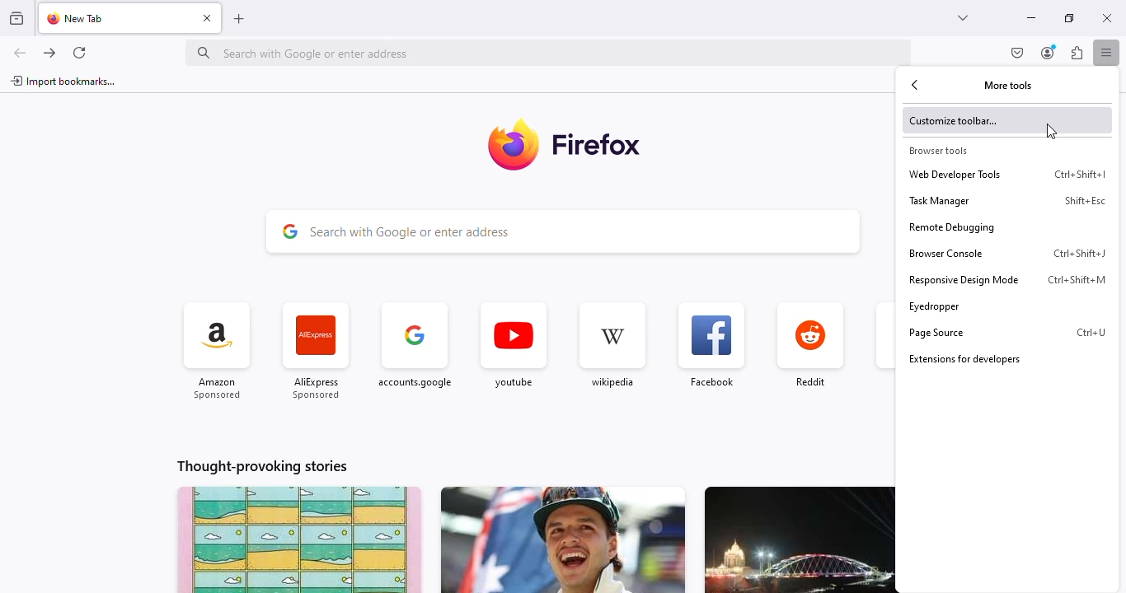 This screenshot has height=593, width=1126. What do you see at coordinates (238, 20) in the screenshot?
I see `open a new tab` at bounding box center [238, 20].